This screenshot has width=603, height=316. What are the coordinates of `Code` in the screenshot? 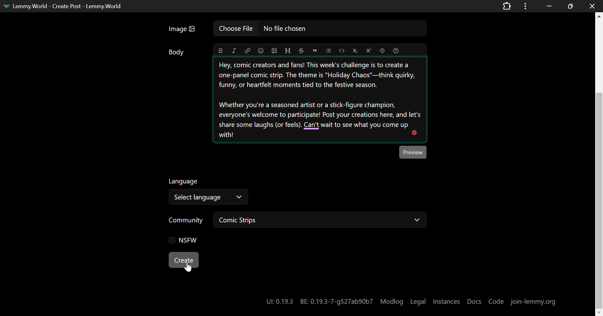 It's located at (341, 51).